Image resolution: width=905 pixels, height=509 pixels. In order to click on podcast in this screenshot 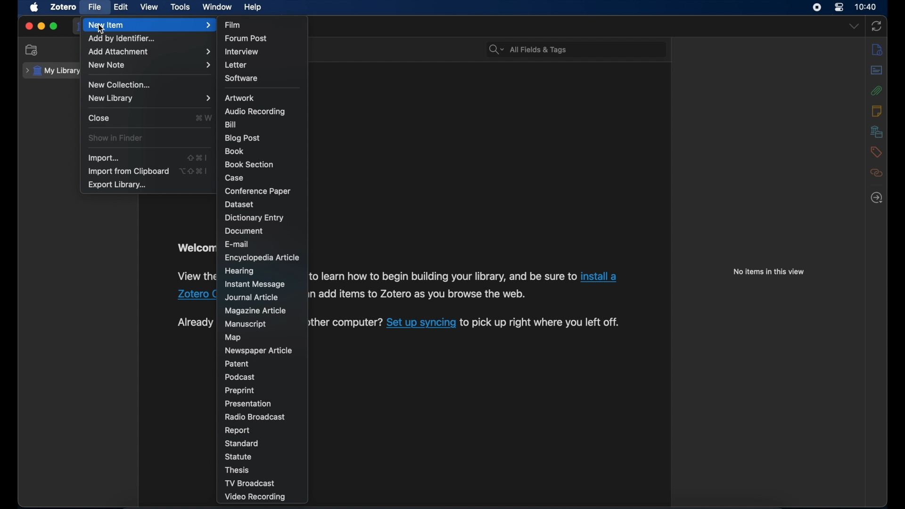, I will do `click(241, 377)`.